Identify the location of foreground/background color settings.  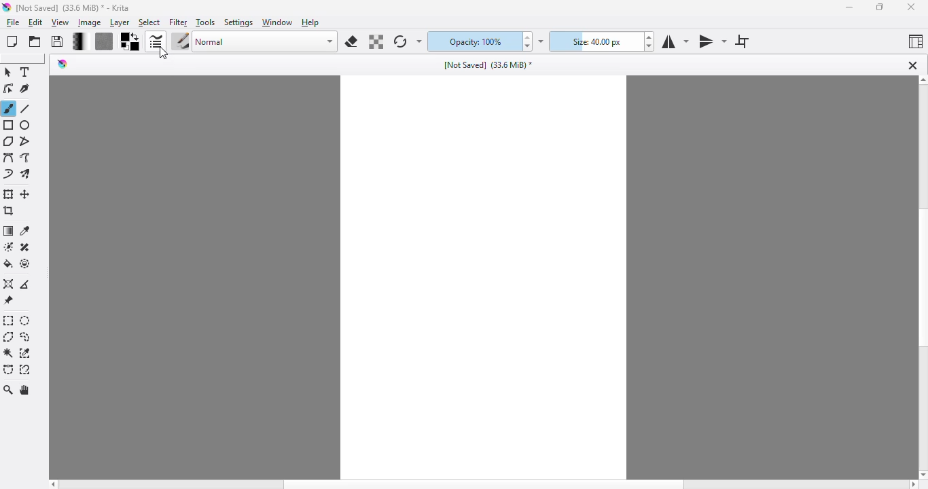
(130, 42).